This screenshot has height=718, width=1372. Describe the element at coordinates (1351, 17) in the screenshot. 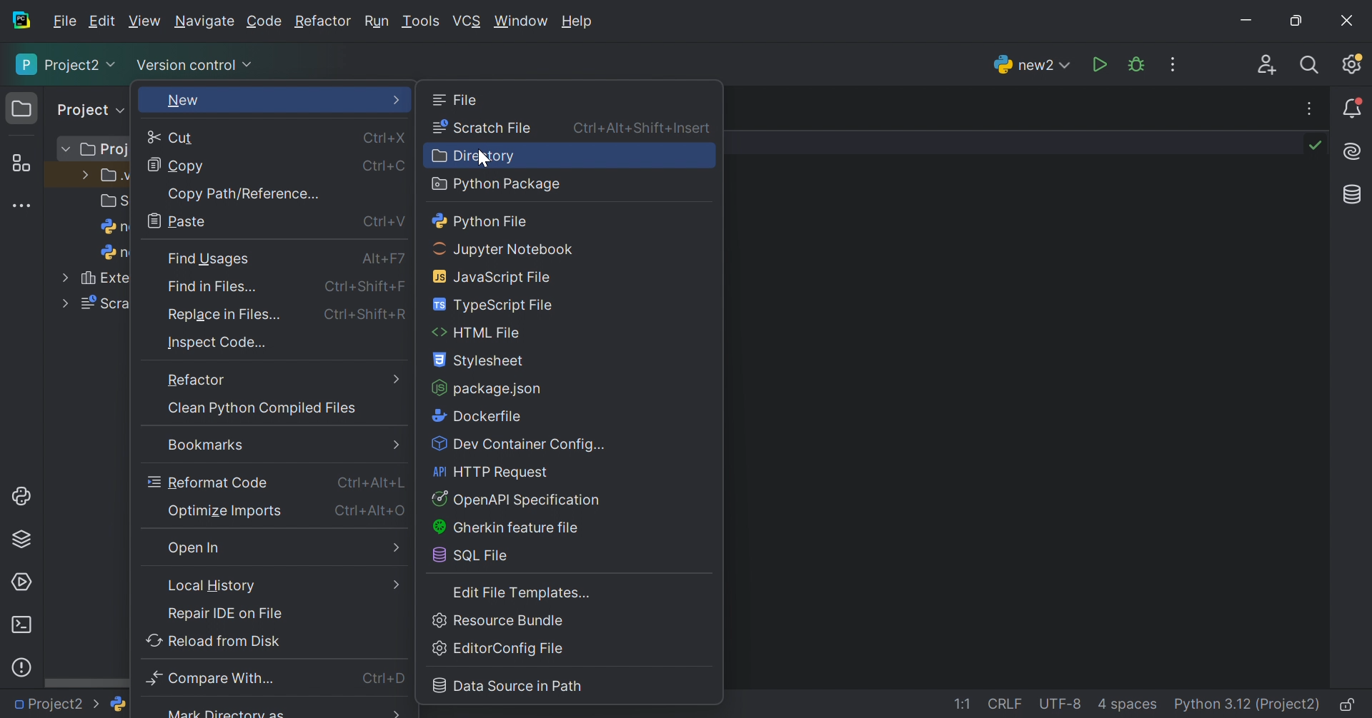

I see `Close` at that location.